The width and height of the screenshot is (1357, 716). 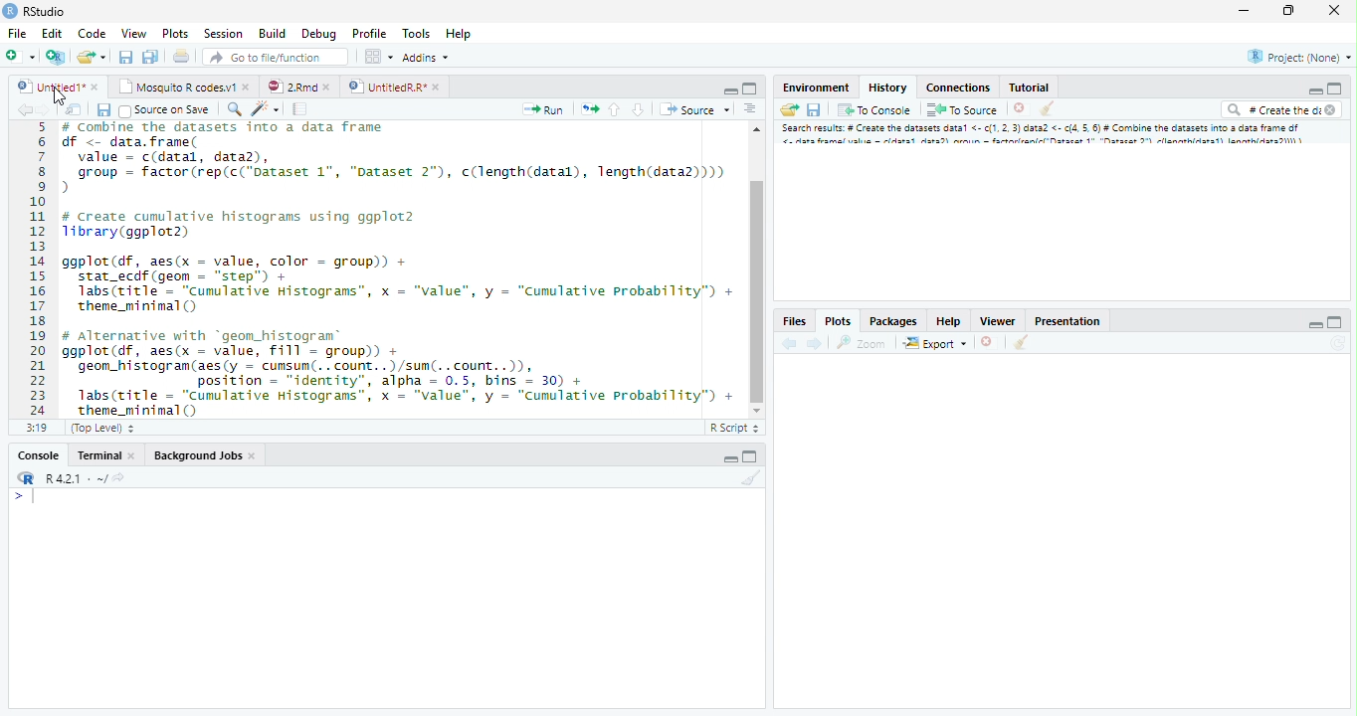 What do you see at coordinates (887, 87) in the screenshot?
I see `History` at bounding box center [887, 87].